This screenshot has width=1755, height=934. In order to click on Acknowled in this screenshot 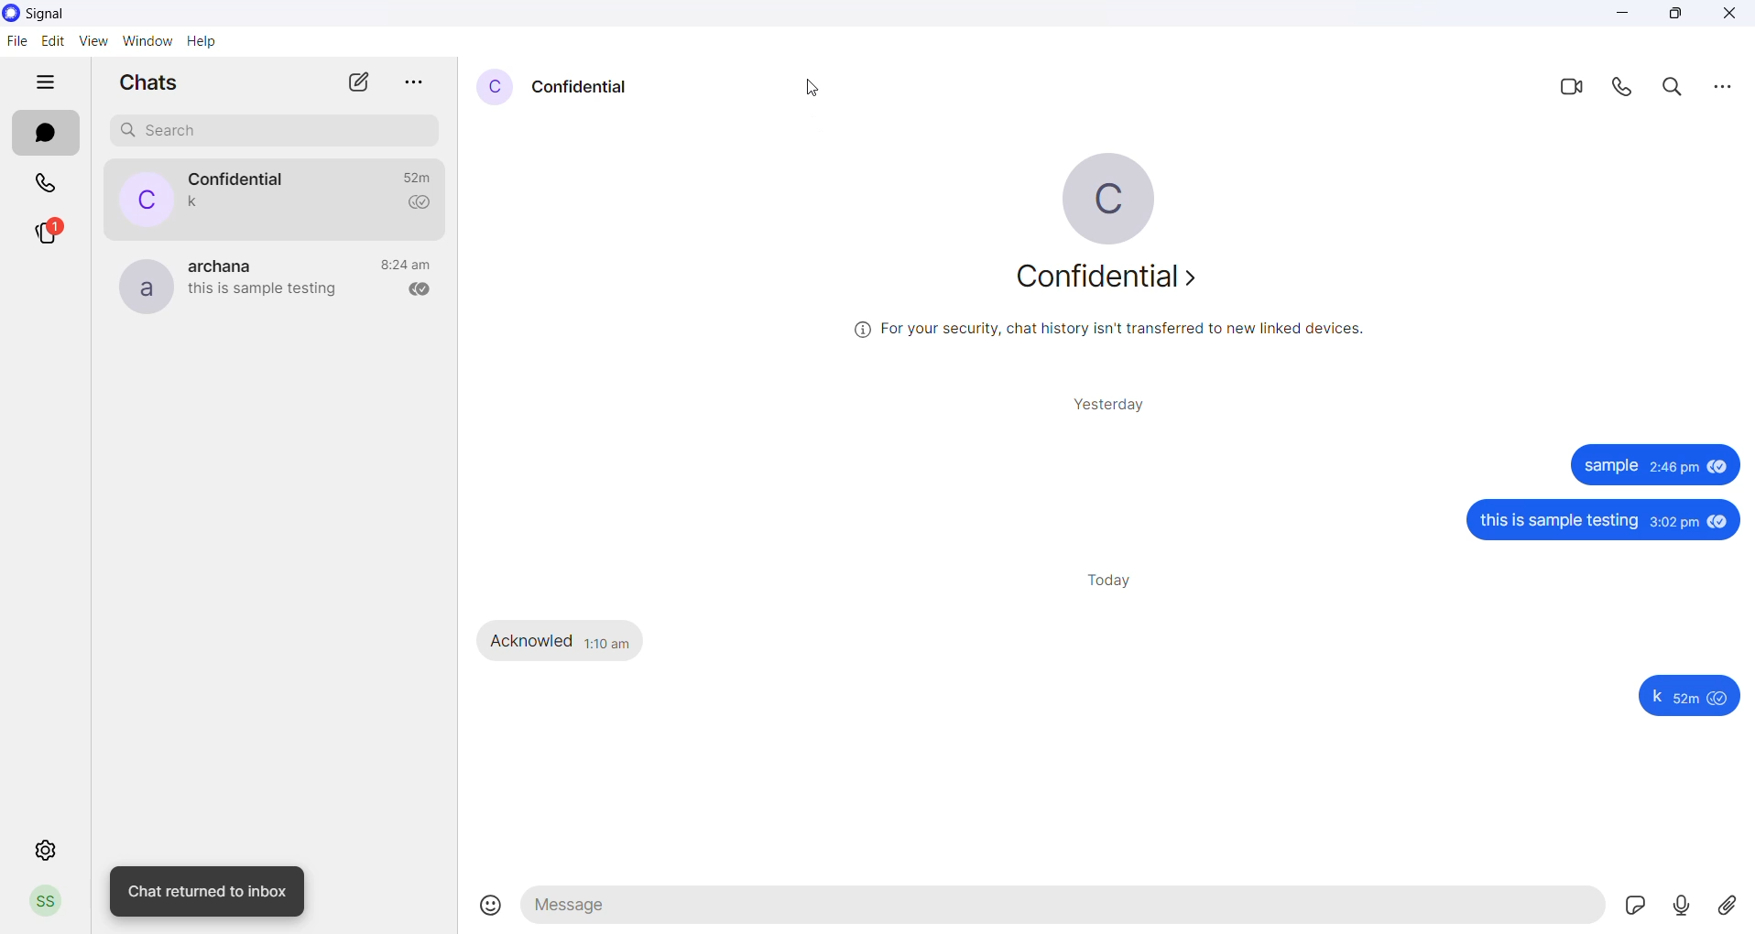, I will do `click(531, 640)`.